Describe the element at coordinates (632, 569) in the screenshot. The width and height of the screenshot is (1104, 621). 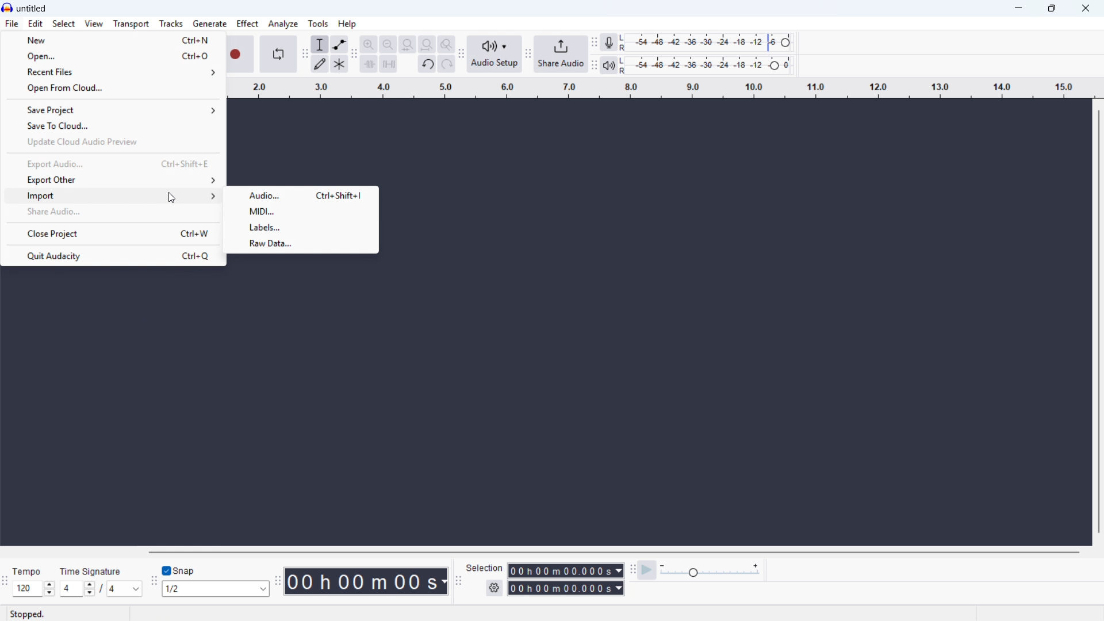
I see `Play at speed toolbar ` at that location.